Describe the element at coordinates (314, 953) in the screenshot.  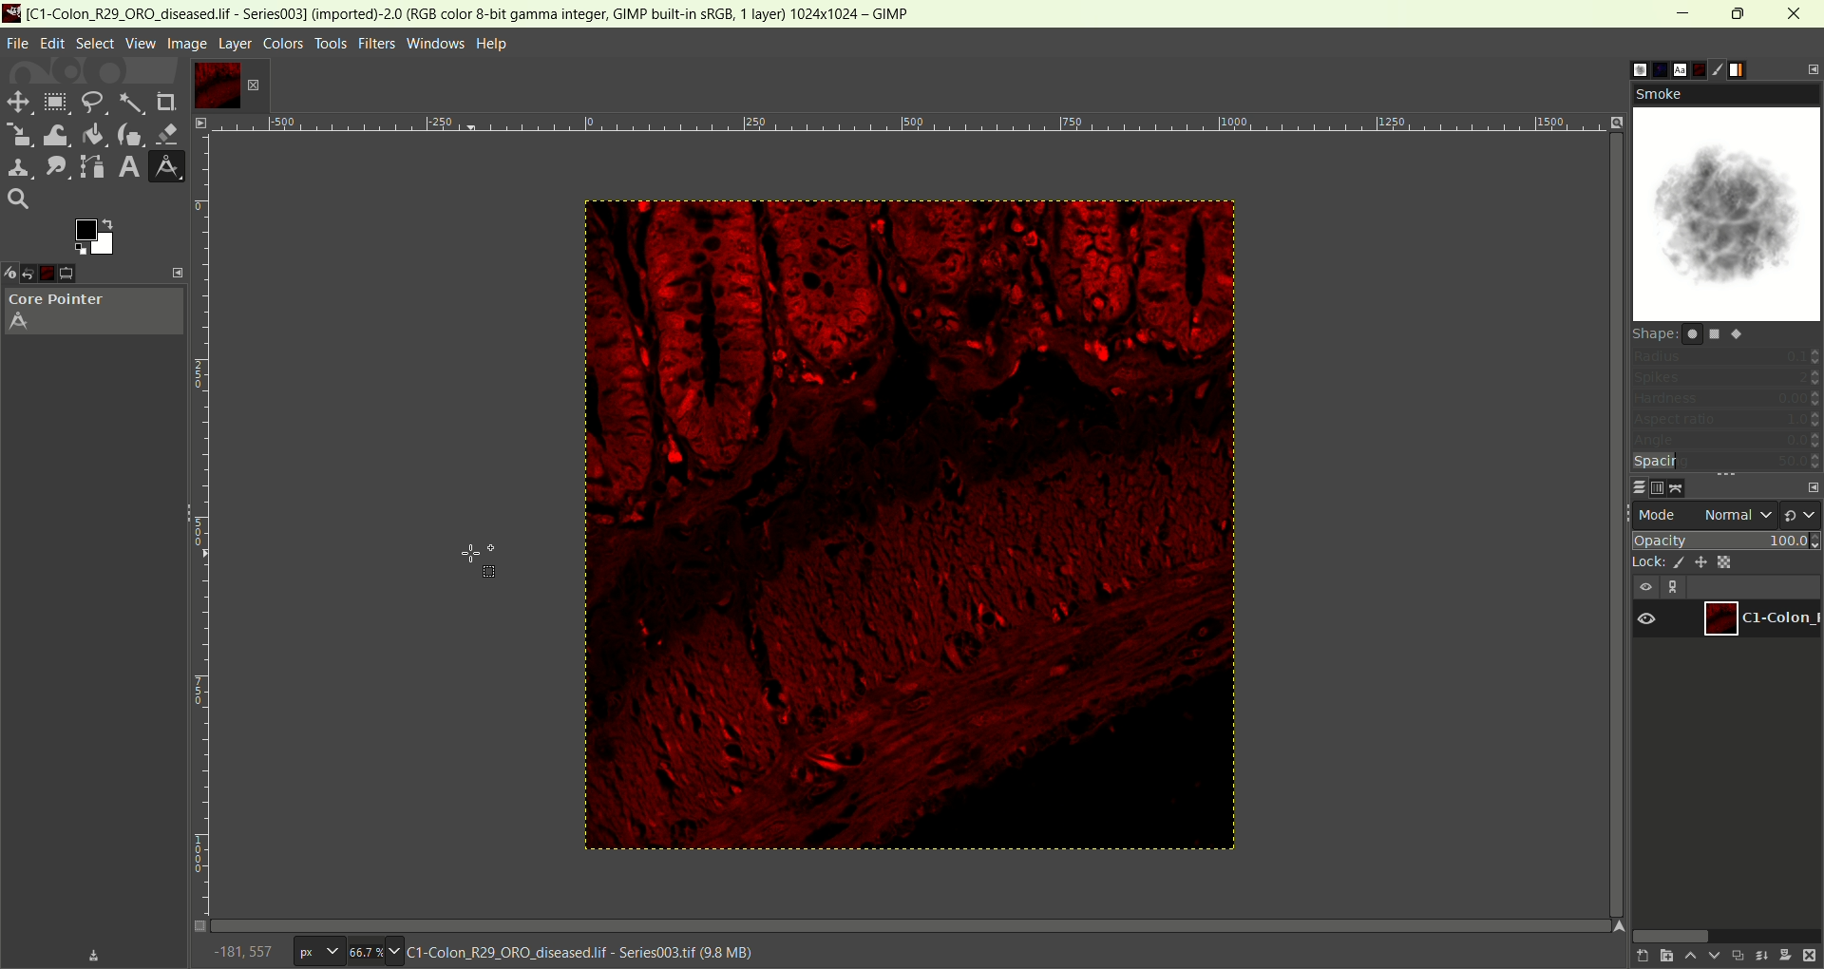
I see `pixe;` at that location.